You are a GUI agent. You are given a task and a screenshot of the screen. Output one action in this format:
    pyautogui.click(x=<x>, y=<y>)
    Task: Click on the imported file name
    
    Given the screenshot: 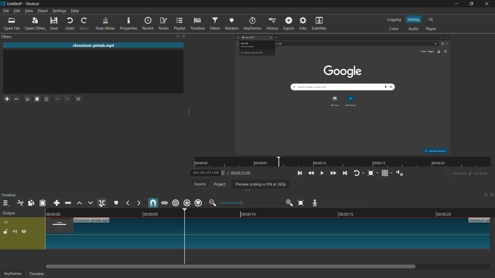 What is the action you would take?
    pyautogui.click(x=94, y=45)
    